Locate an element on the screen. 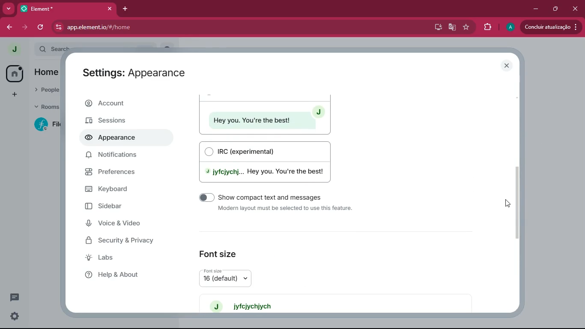 The width and height of the screenshot is (585, 329). help is located at coordinates (124, 274).